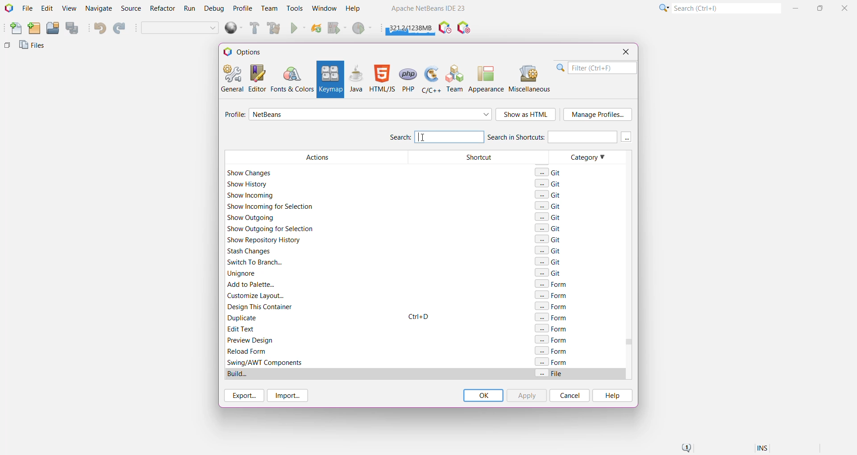  What do you see at coordinates (324, 8) in the screenshot?
I see `Window` at bounding box center [324, 8].